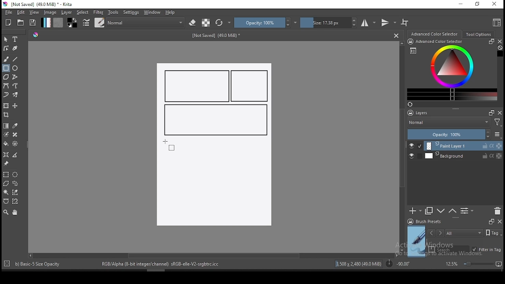 The width and height of the screenshot is (505, 284). What do you see at coordinates (453, 211) in the screenshot?
I see `move layer one step down` at bounding box center [453, 211].